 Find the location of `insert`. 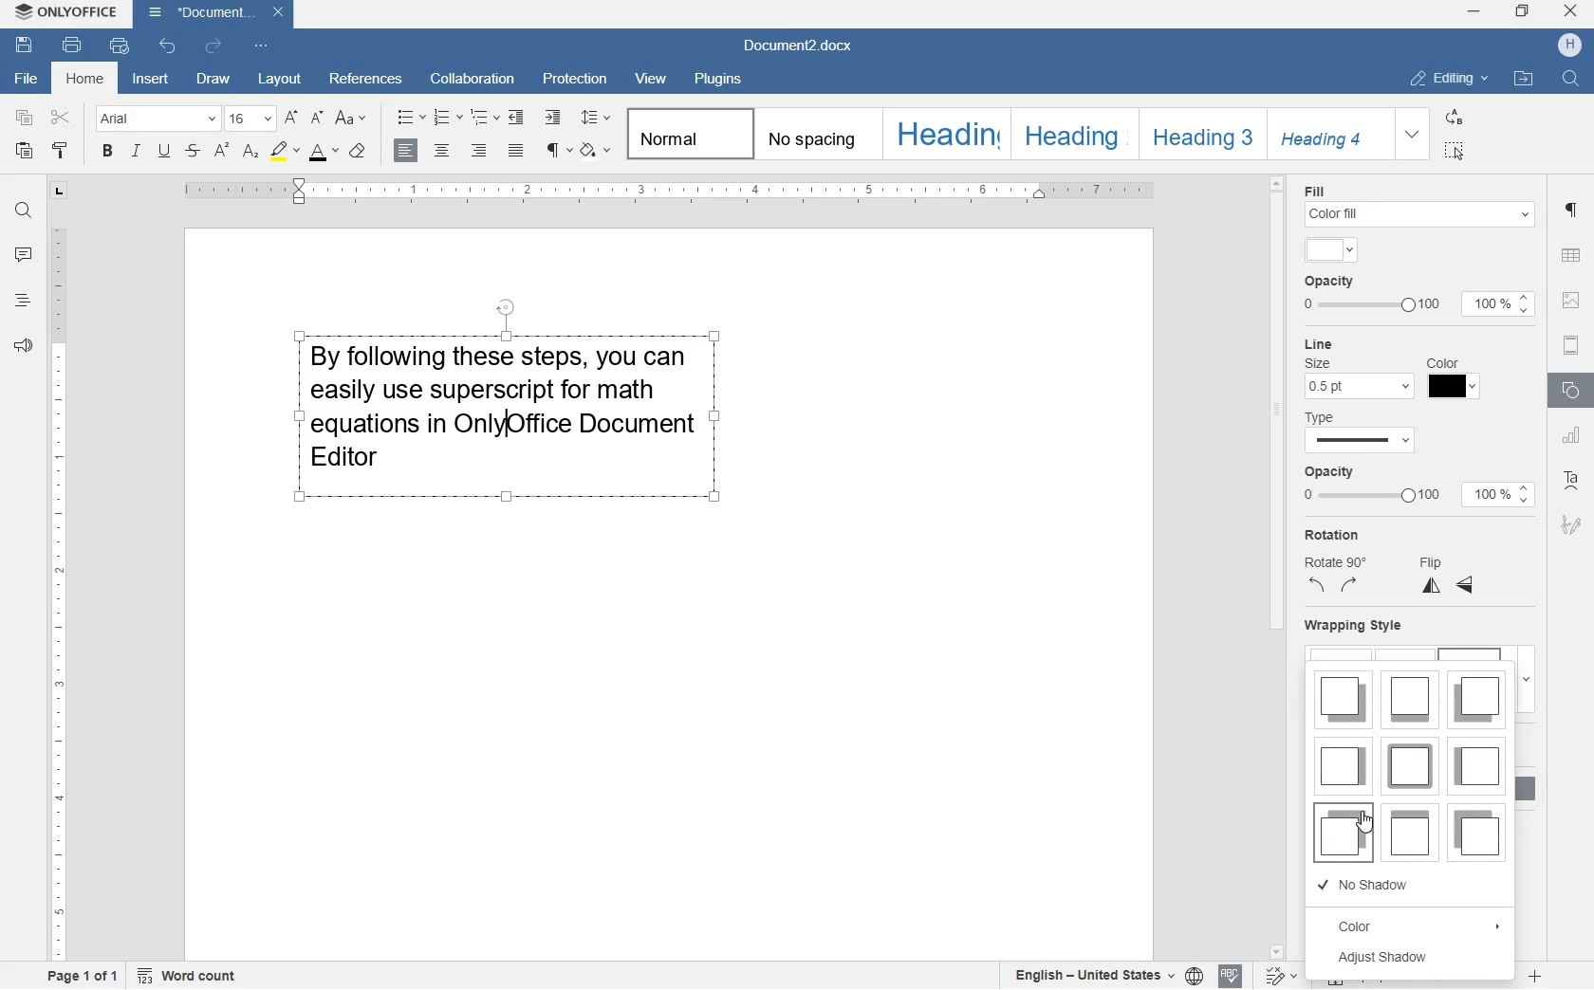

insert is located at coordinates (150, 80).